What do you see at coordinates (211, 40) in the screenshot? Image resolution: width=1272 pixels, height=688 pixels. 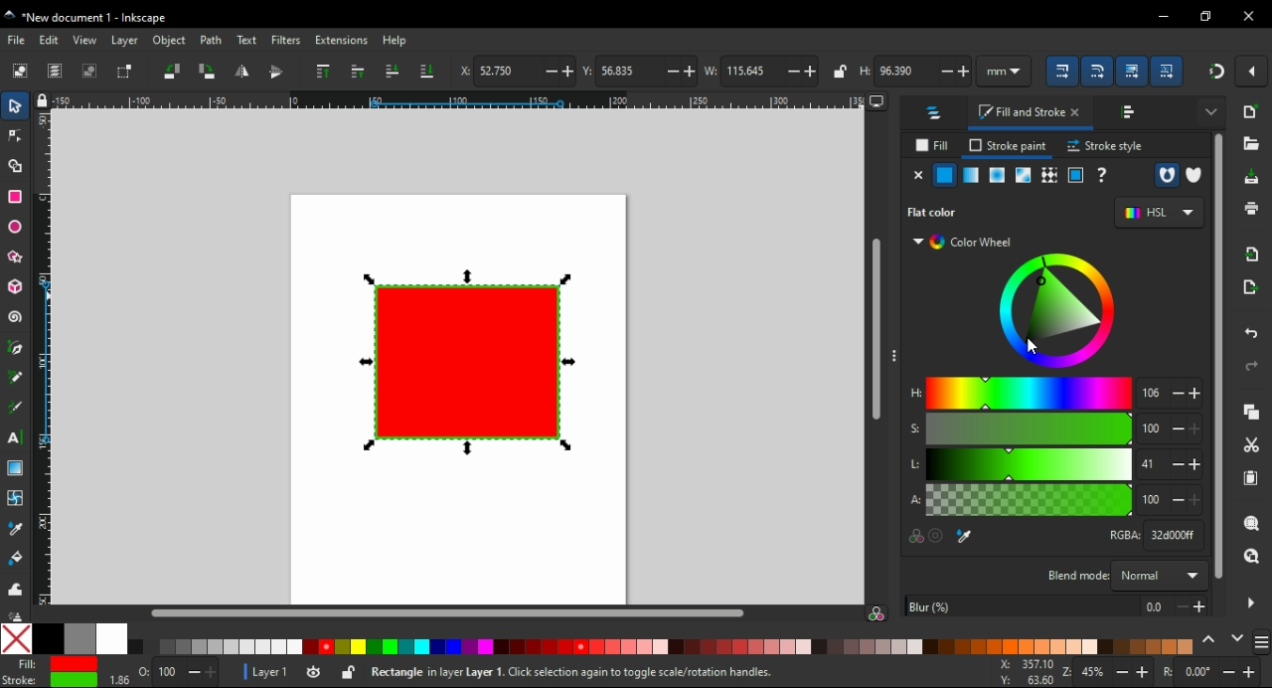 I see `path` at bounding box center [211, 40].